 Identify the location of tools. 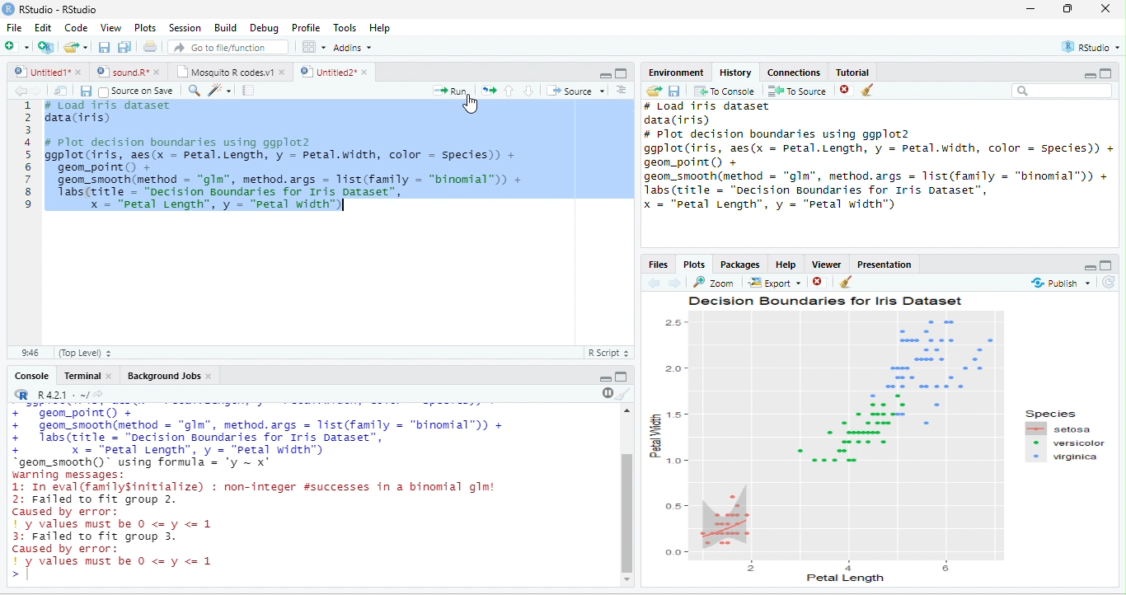
(218, 91).